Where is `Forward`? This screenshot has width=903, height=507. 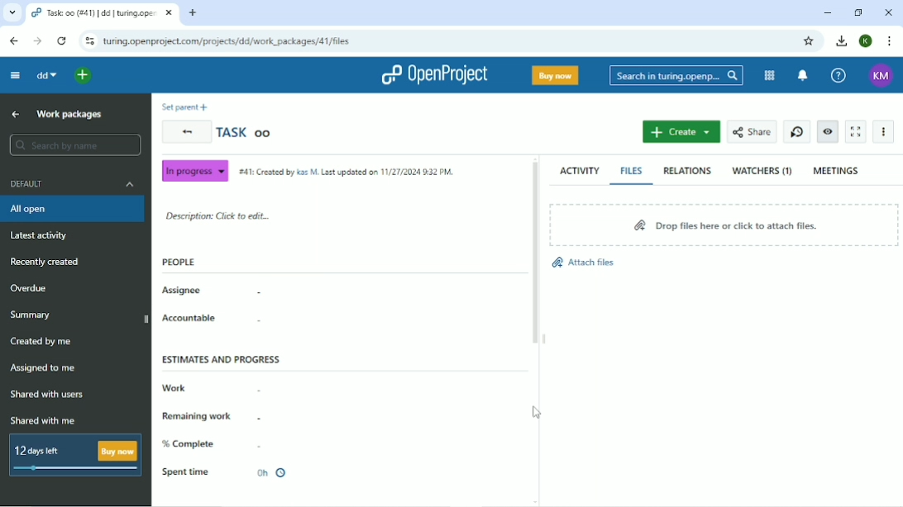 Forward is located at coordinates (37, 41).